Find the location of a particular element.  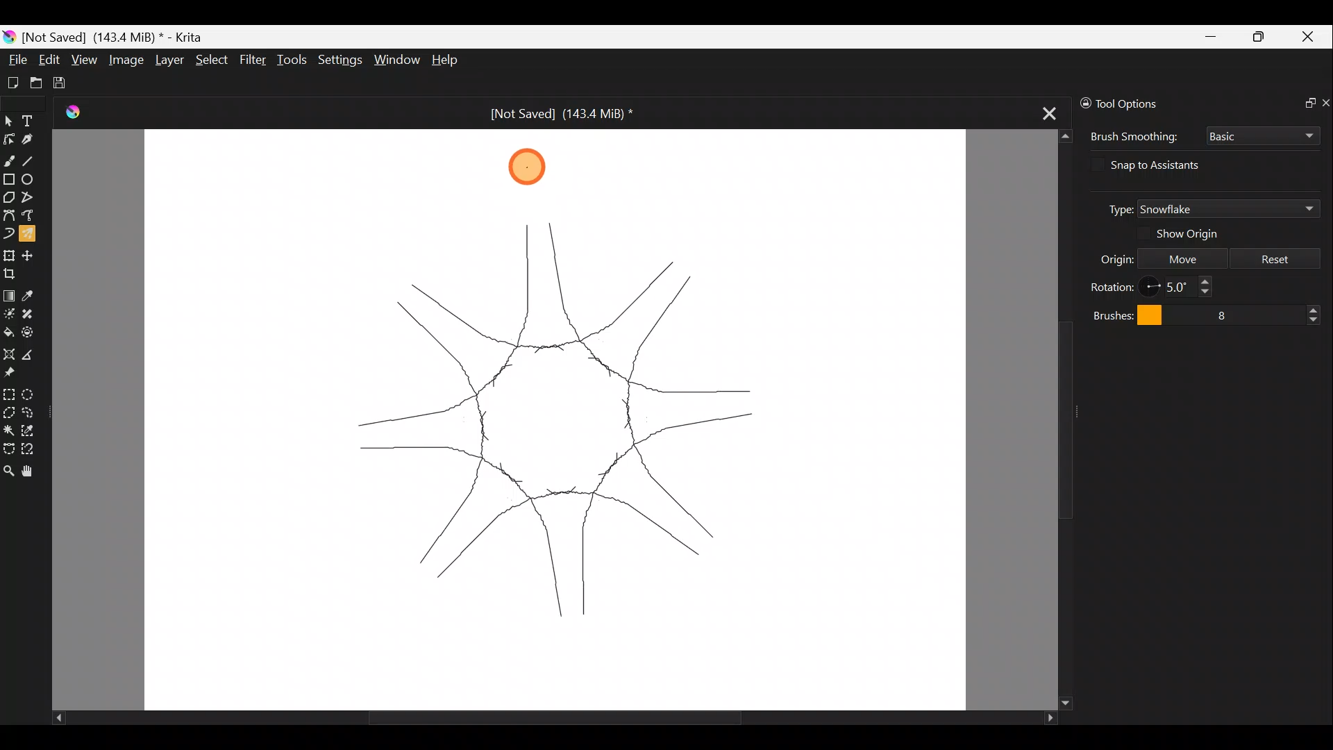

Brushes is located at coordinates (1123, 314).